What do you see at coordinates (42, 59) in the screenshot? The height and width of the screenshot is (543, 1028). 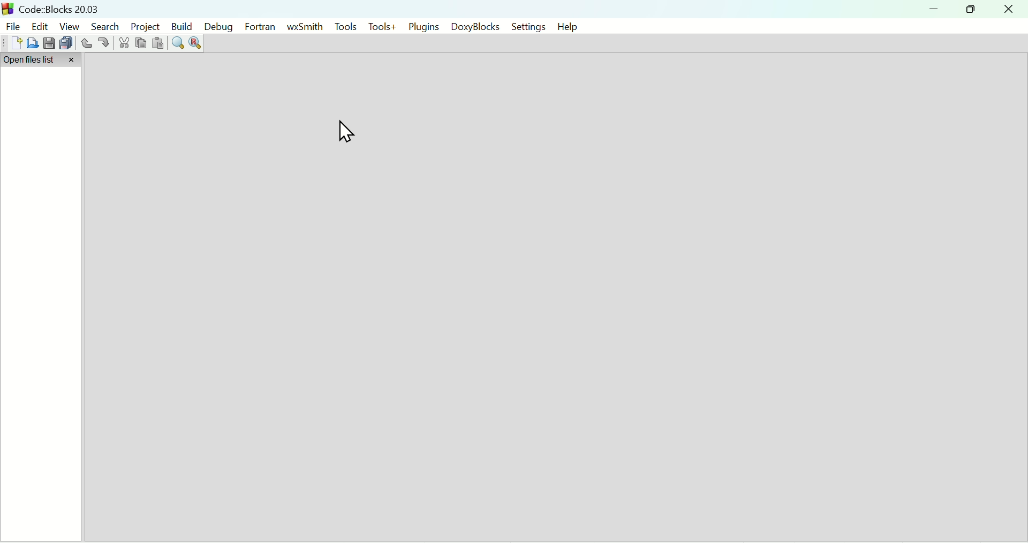 I see `Open files list tab` at bounding box center [42, 59].